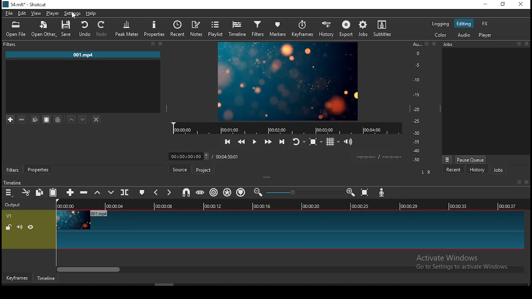  Describe the element at coordinates (333, 141) in the screenshot. I see `toggle grid display on the player` at that location.